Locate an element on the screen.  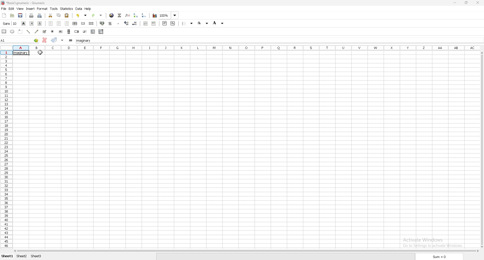
sum is located at coordinates (439, 257).